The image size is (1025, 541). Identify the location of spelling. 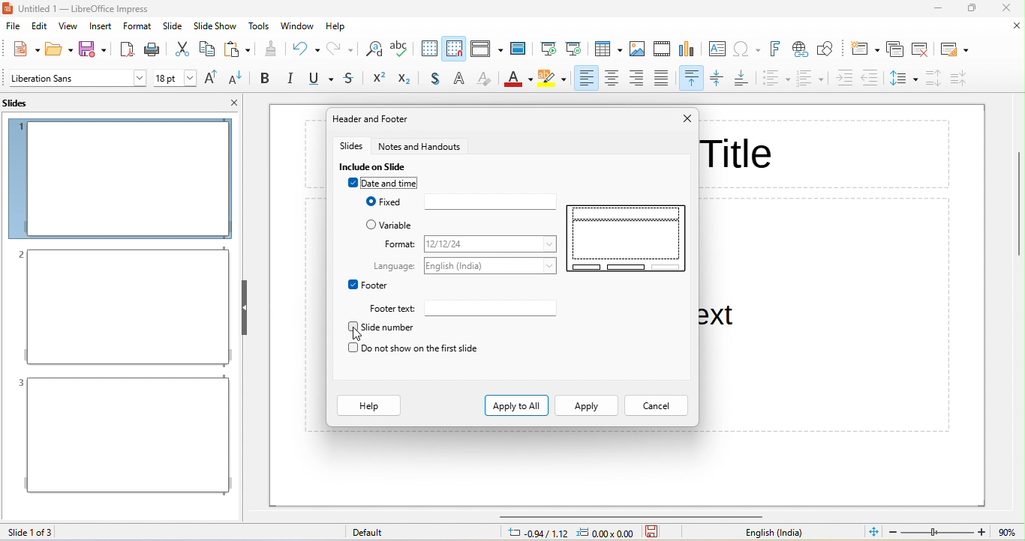
(401, 50).